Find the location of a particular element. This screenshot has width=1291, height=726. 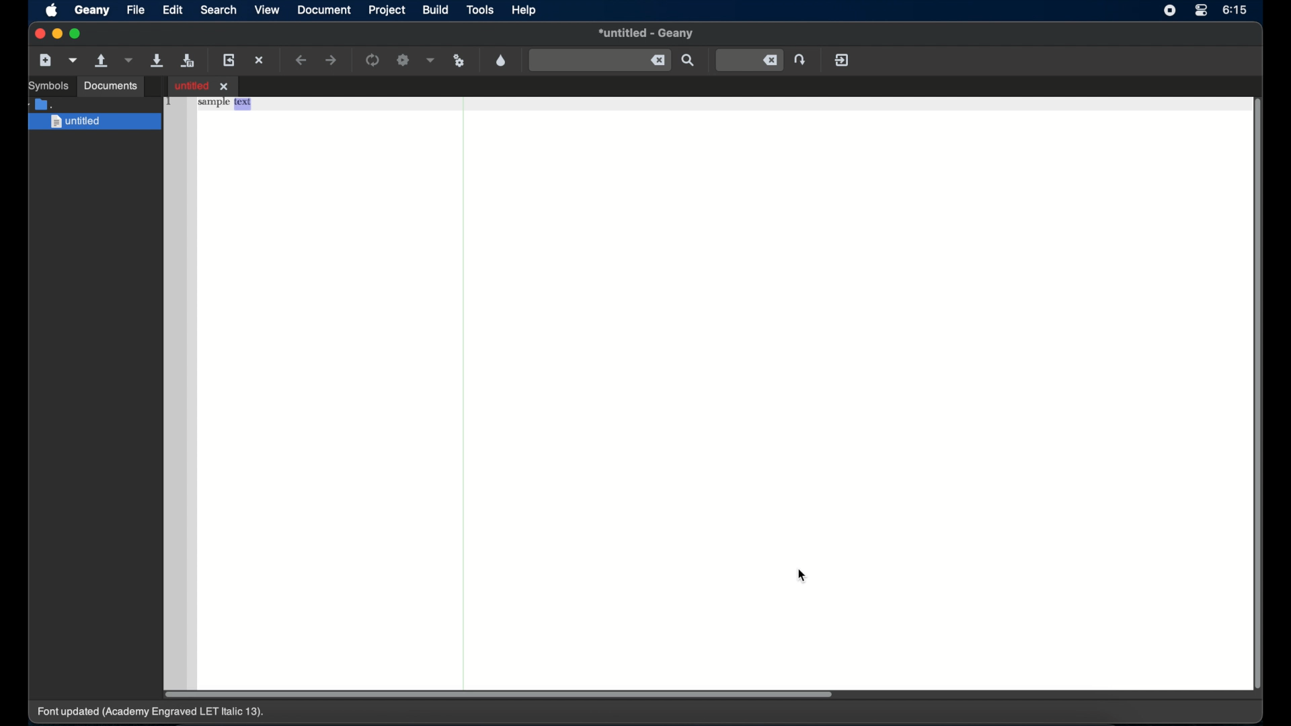

run or view the current file is located at coordinates (459, 60).